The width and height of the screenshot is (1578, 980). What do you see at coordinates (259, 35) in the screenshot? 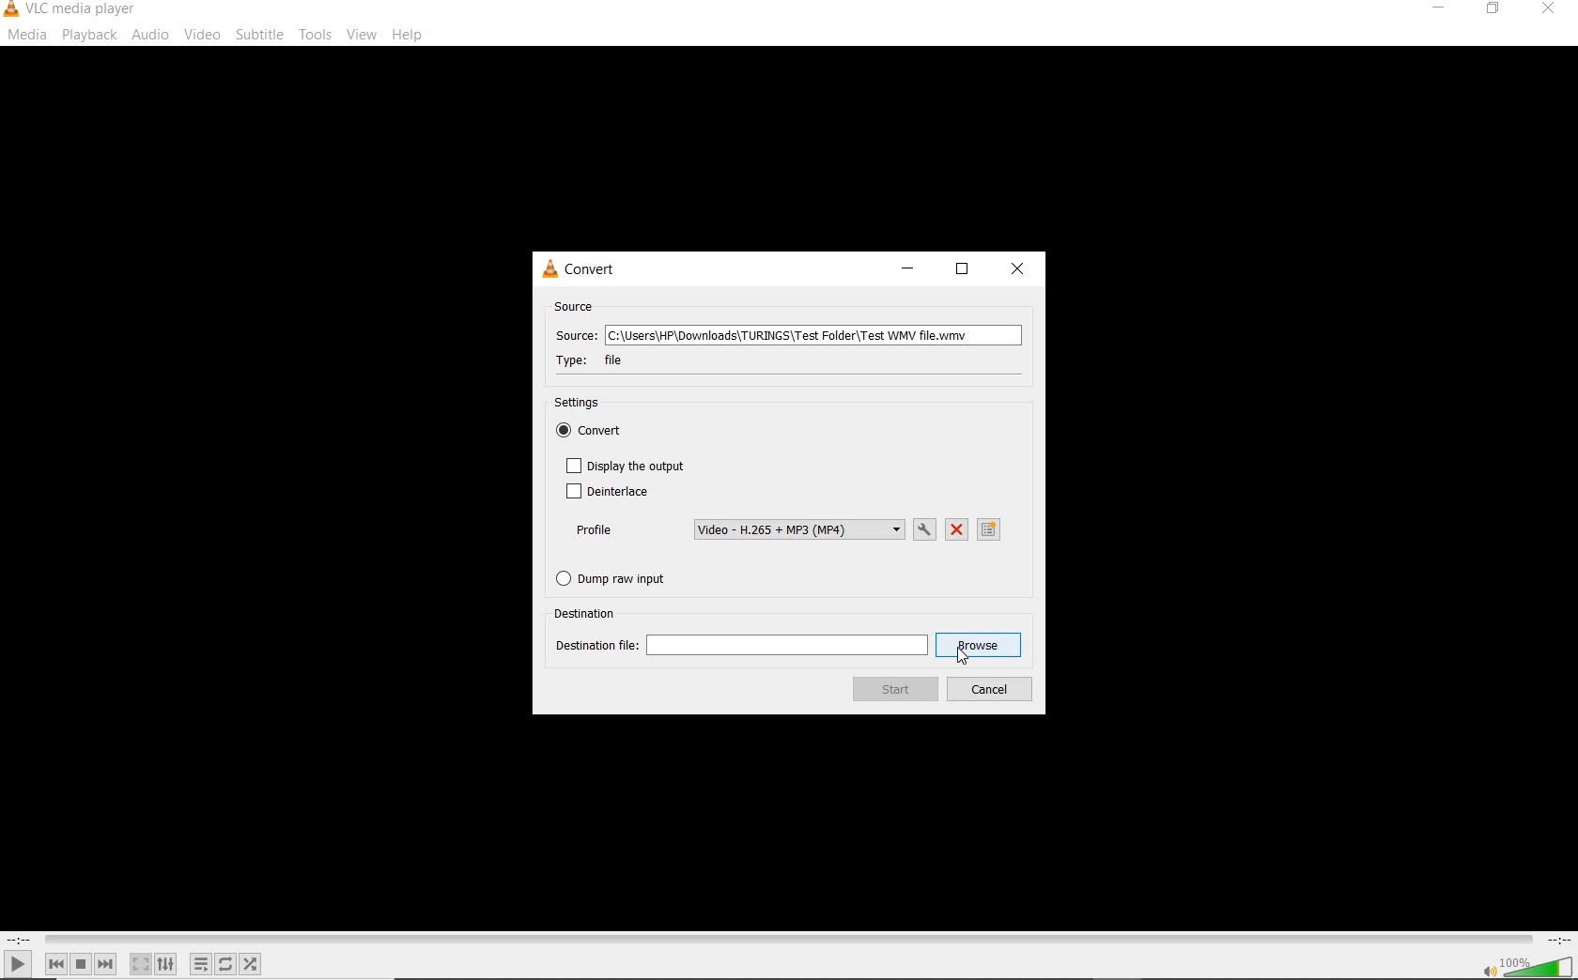
I see `subtitle` at bounding box center [259, 35].